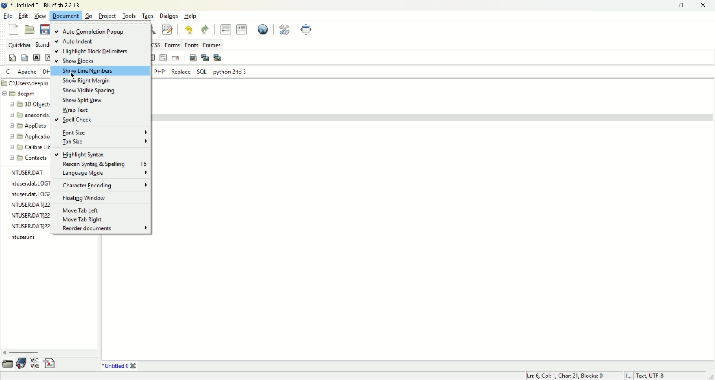 The height and width of the screenshot is (380, 715). Describe the element at coordinates (93, 51) in the screenshot. I see `highlight block delimiters` at that location.